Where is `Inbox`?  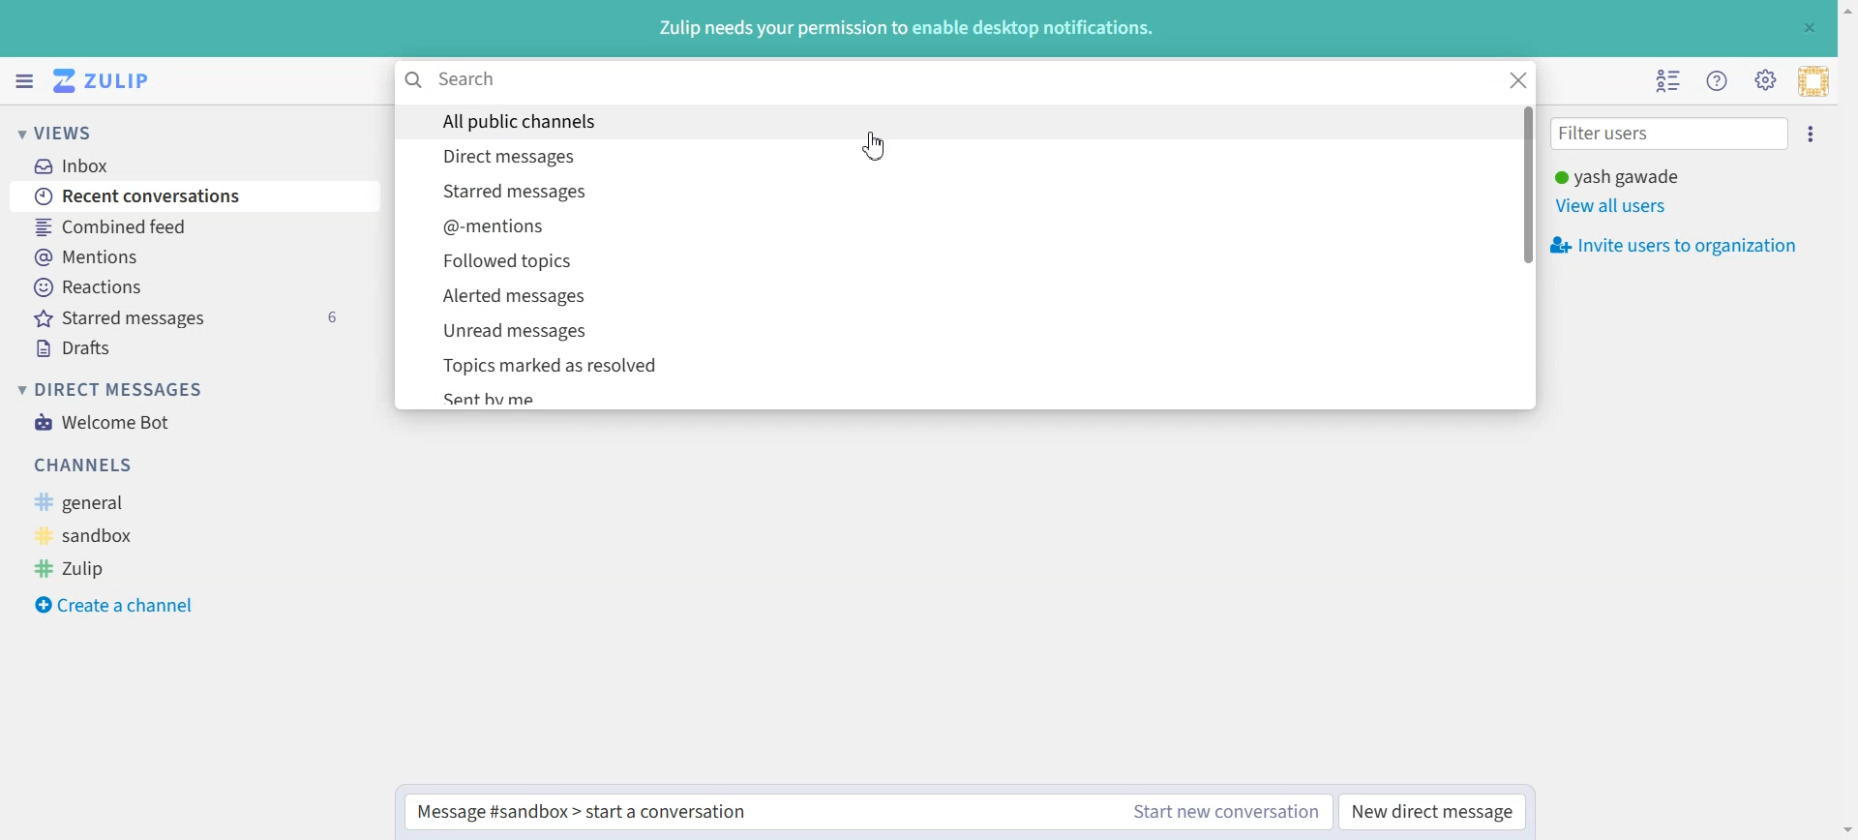
Inbox is located at coordinates (184, 164).